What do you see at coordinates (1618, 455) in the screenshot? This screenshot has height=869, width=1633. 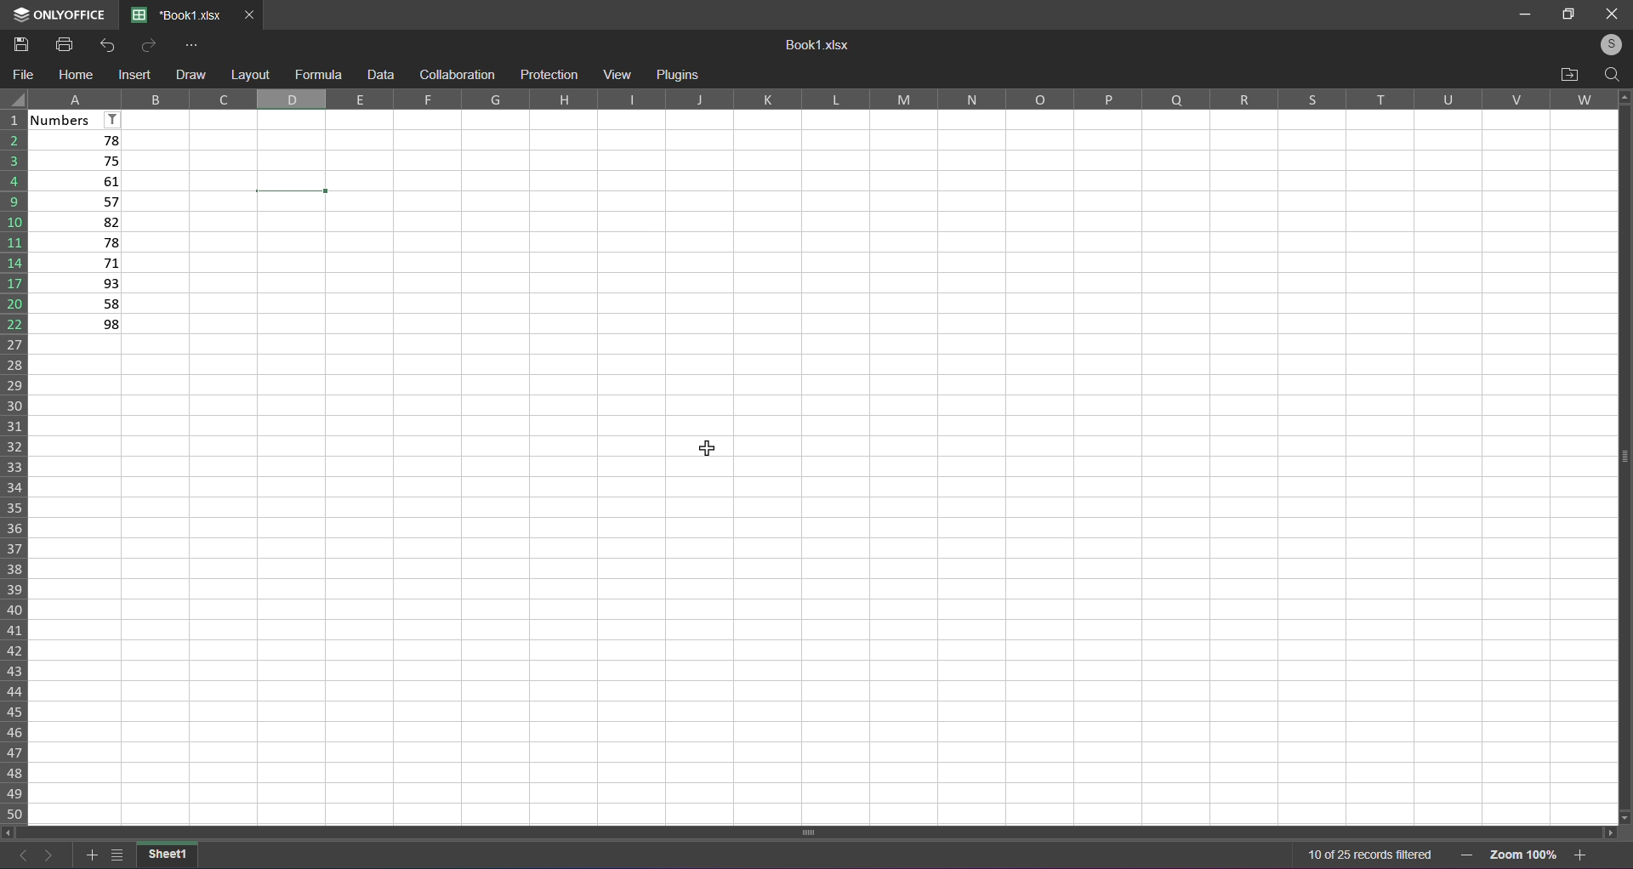 I see `Vertical scroll bar` at bounding box center [1618, 455].